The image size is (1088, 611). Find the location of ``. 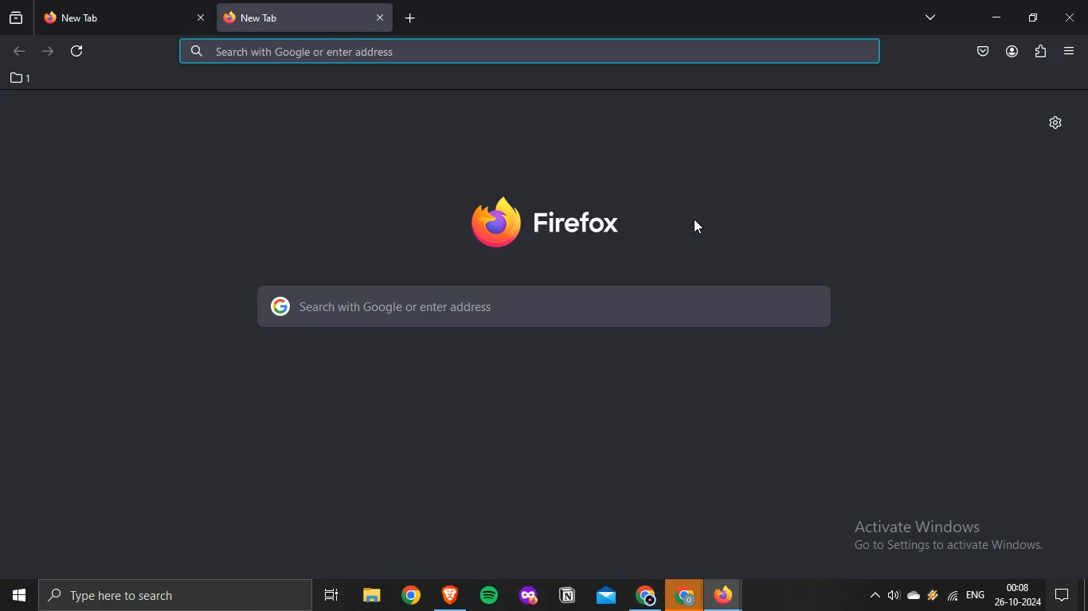

 is located at coordinates (1068, 51).